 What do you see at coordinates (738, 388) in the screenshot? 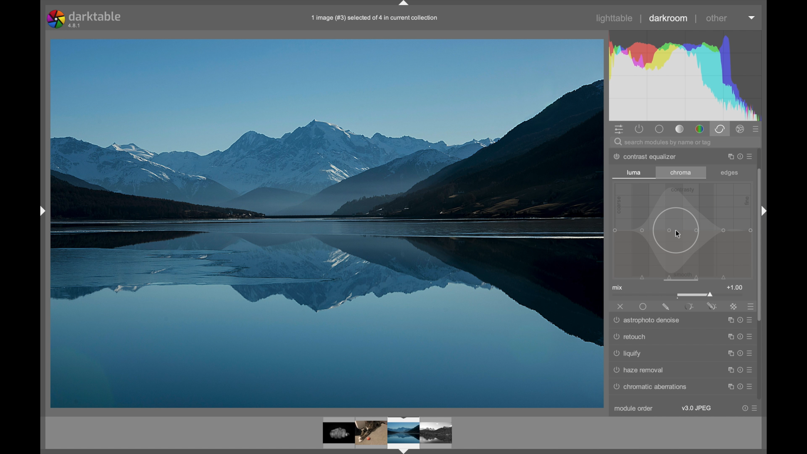
I see `more options` at bounding box center [738, 388].